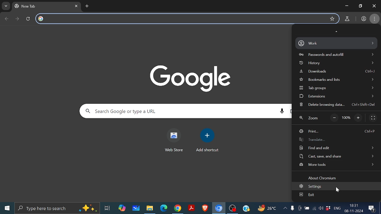 The image size is (381, 214). Describe the element at coordinates (373, 118) in the screenshot. I see `Full screen` at that location.